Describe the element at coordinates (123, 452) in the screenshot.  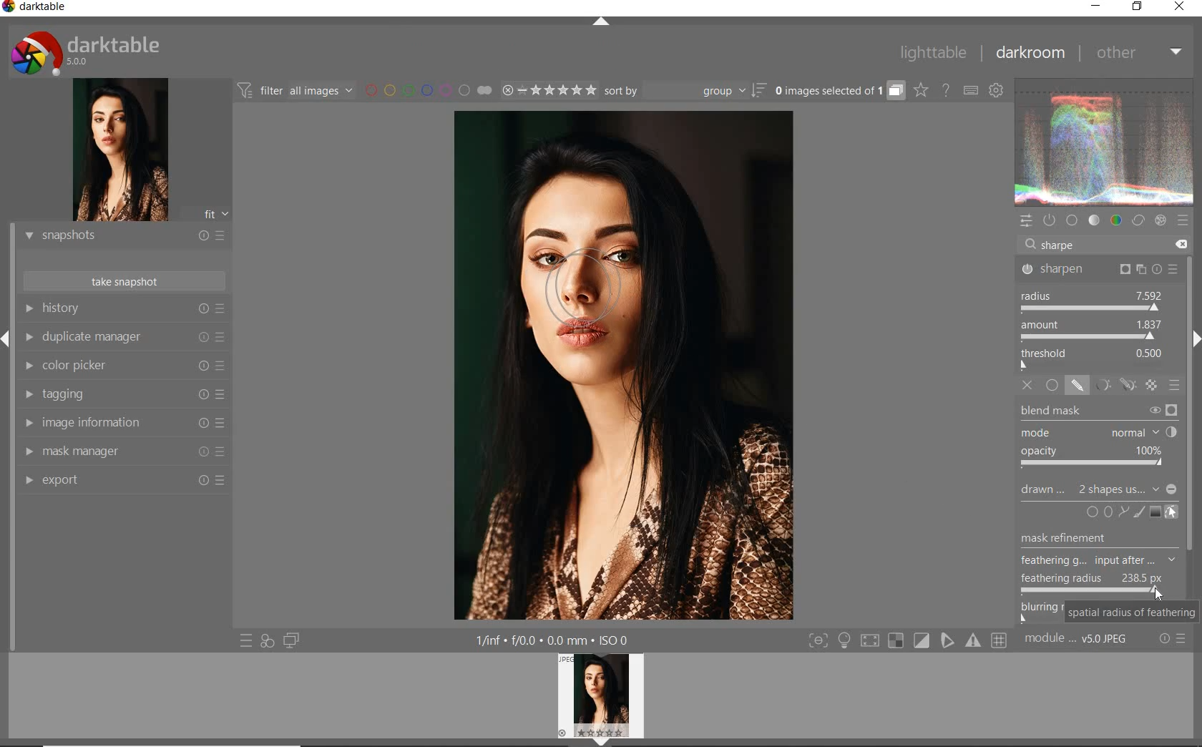
I see `MAASK MANAGER` at that location.